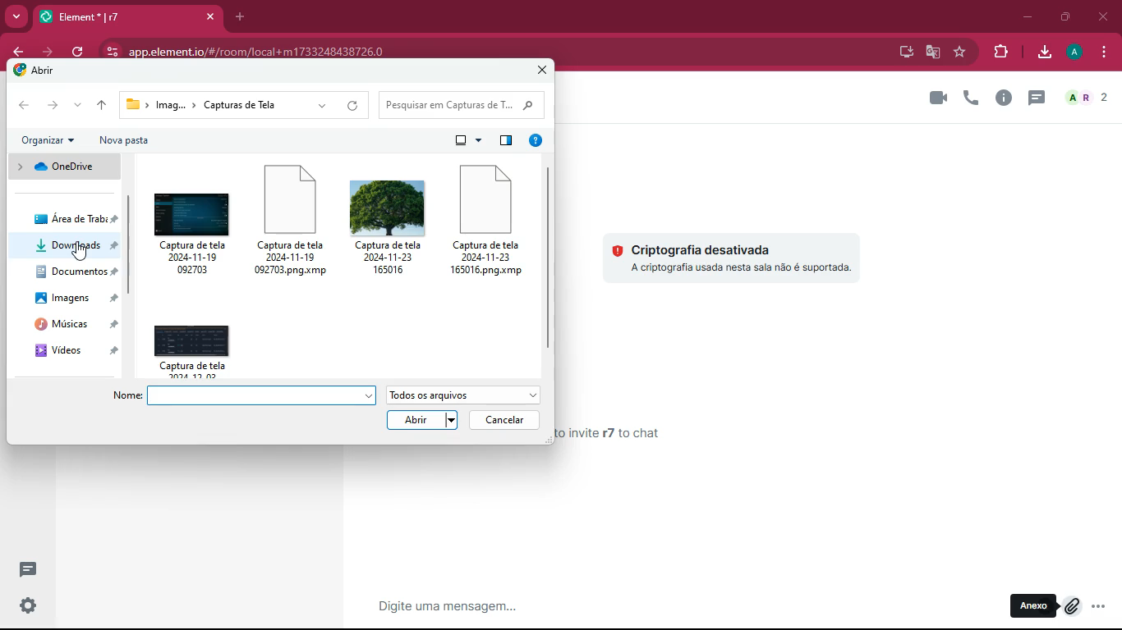 The width and height of the screenshot is (1122, 630). I want to click on arbir, so click(43, 75).